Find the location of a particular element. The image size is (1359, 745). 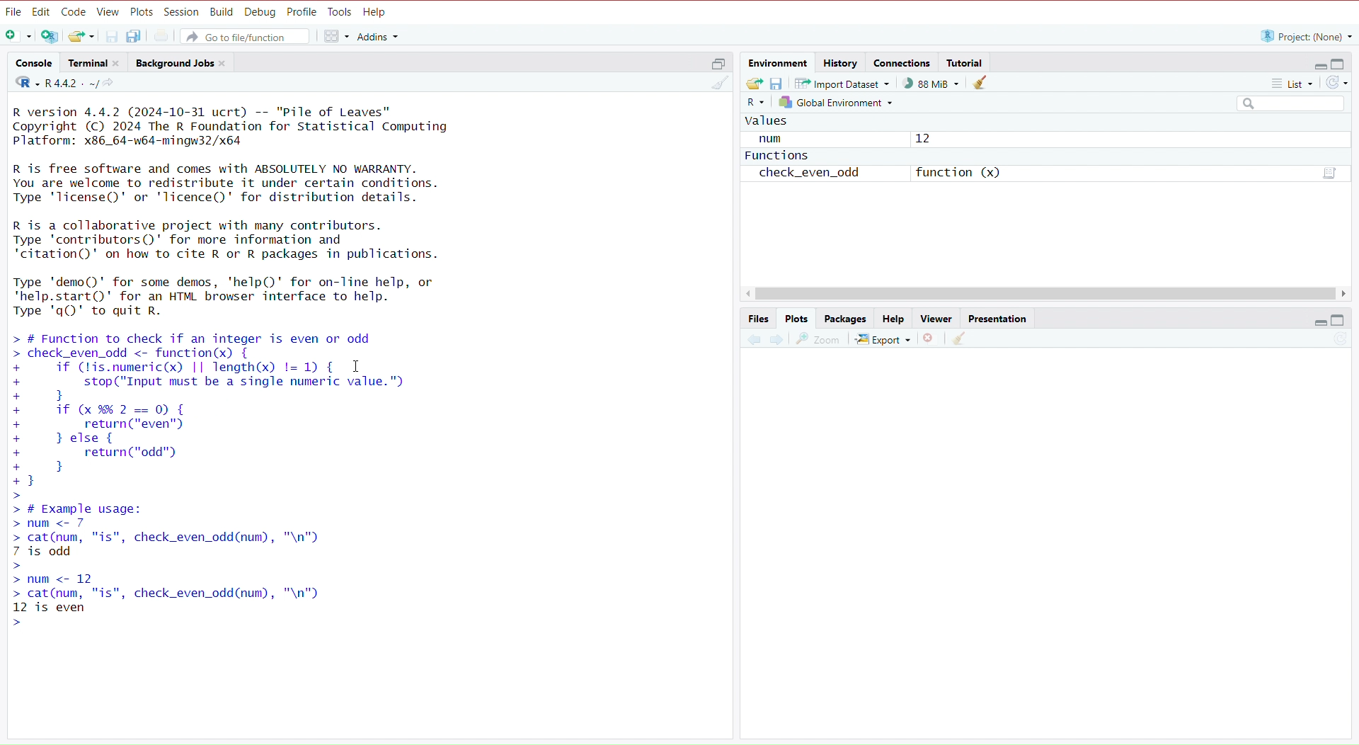

check_even_odd is located at coordinates (815, 175).